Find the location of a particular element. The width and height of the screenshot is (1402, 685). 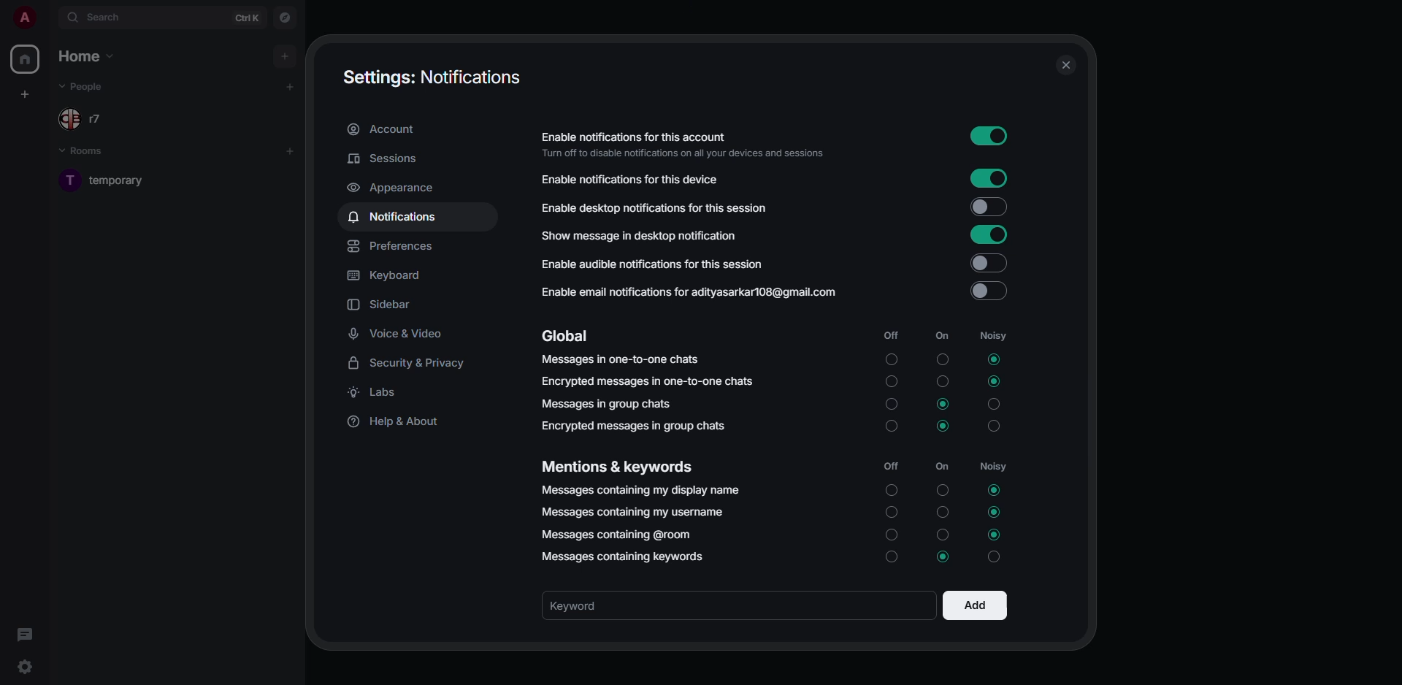

click to enable/disable is located at coordinates (991, 136).